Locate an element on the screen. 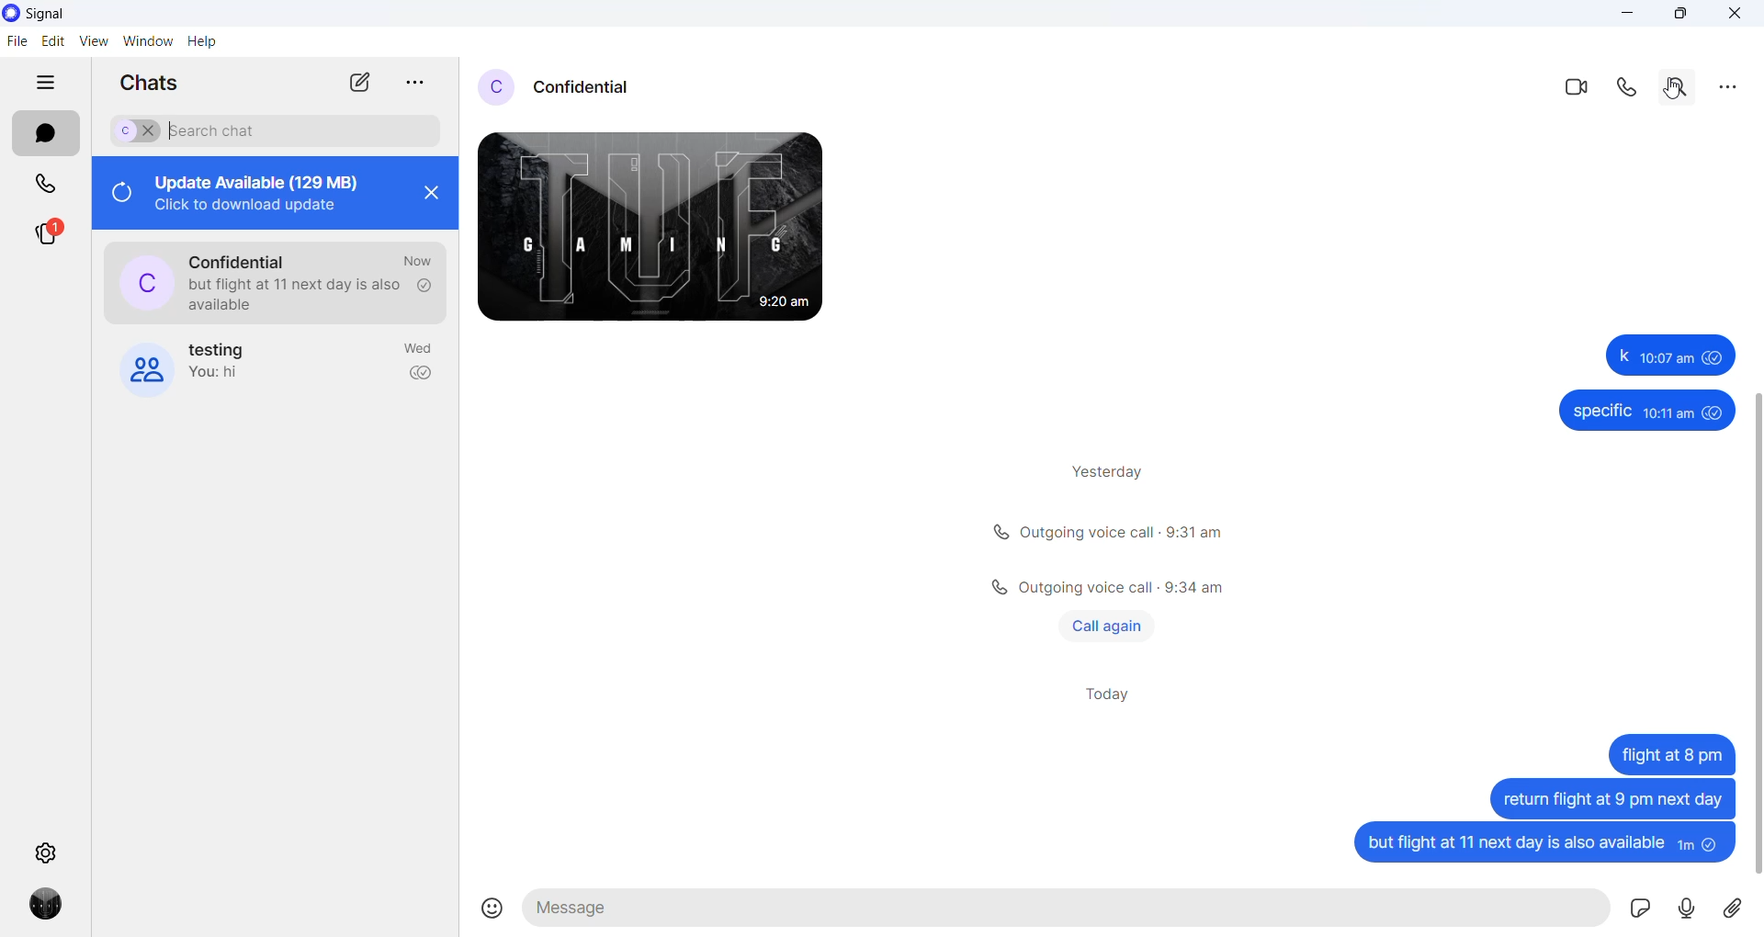 Image resolution: width=1764 pixels, height=937 pixels.  is located at coordinates (1106, 588).